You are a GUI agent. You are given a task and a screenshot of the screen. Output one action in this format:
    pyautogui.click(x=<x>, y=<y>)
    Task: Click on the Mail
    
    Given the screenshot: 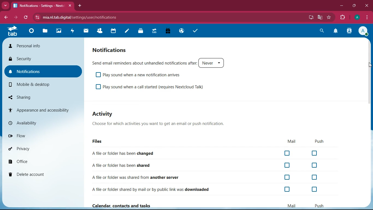 What is the action you would take?
    pyautogui.click(x=291, y=205)
    